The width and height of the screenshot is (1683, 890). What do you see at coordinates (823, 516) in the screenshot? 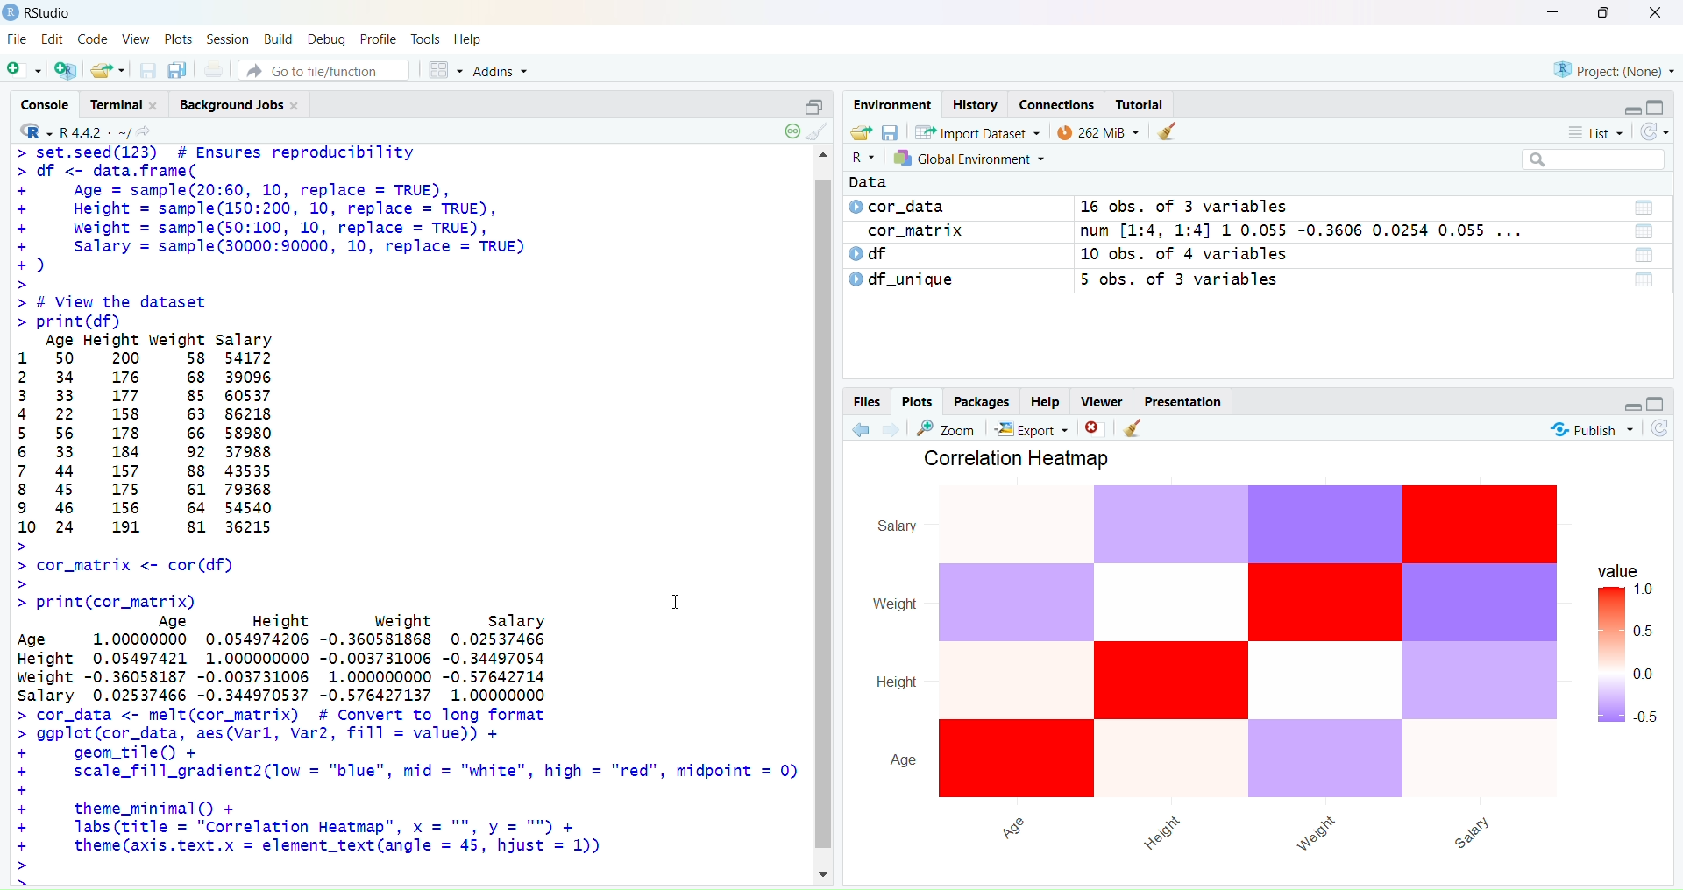
I see `Scrollbar` at bounding box center [823, 516].